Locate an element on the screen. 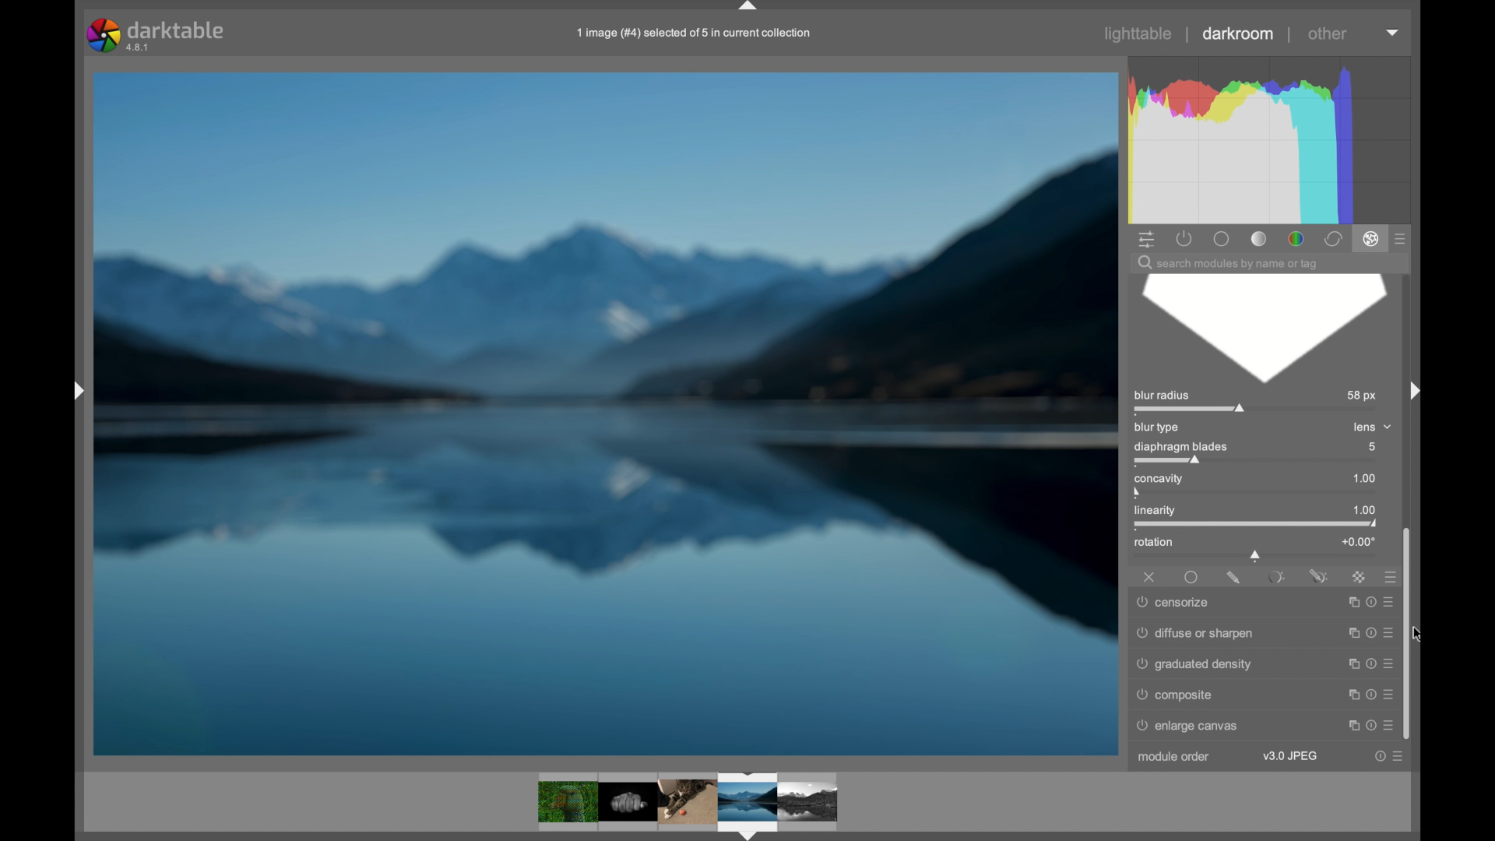 The image size is (1495, 841). v3.0jpeg is located at coordinates (1289, 756).